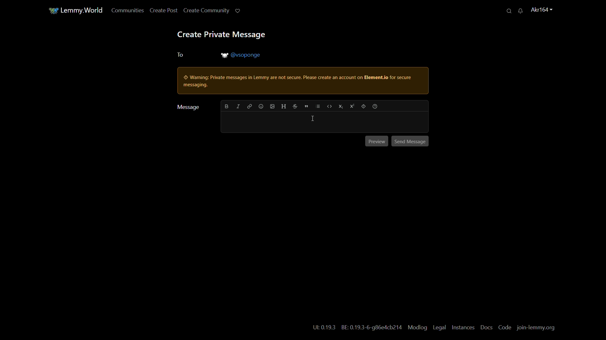  What do you see at coordinates (357, 328) in the screenshot?
I see `text` at bounding box center [357, 328].